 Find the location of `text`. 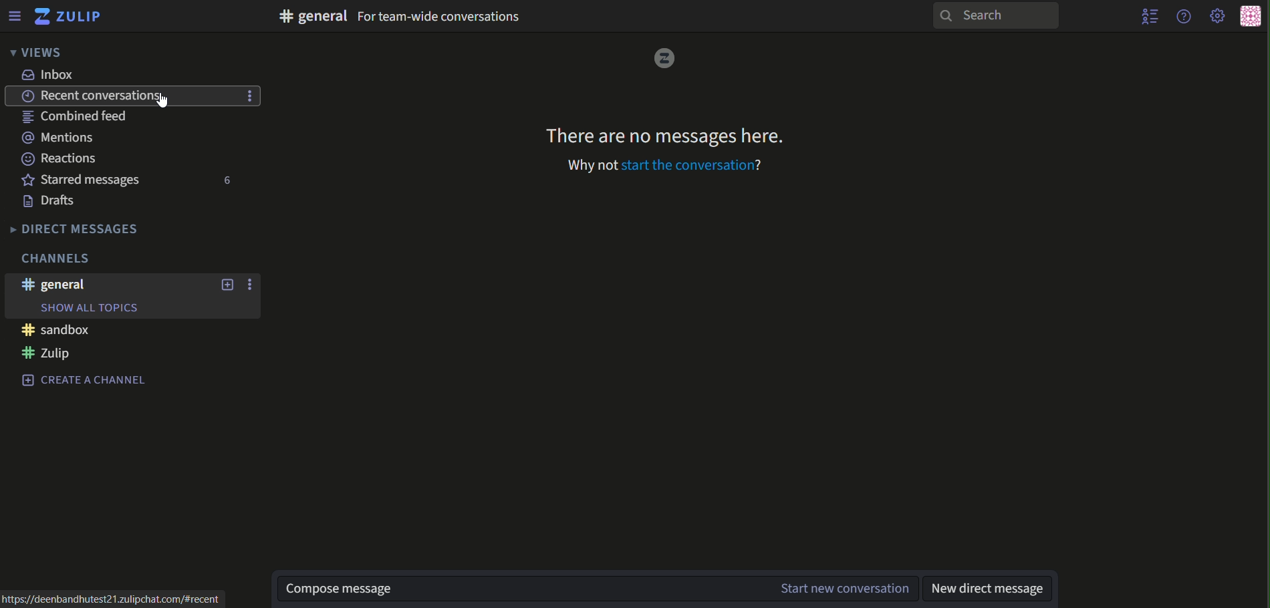

text is located at coordinates (61, 257).